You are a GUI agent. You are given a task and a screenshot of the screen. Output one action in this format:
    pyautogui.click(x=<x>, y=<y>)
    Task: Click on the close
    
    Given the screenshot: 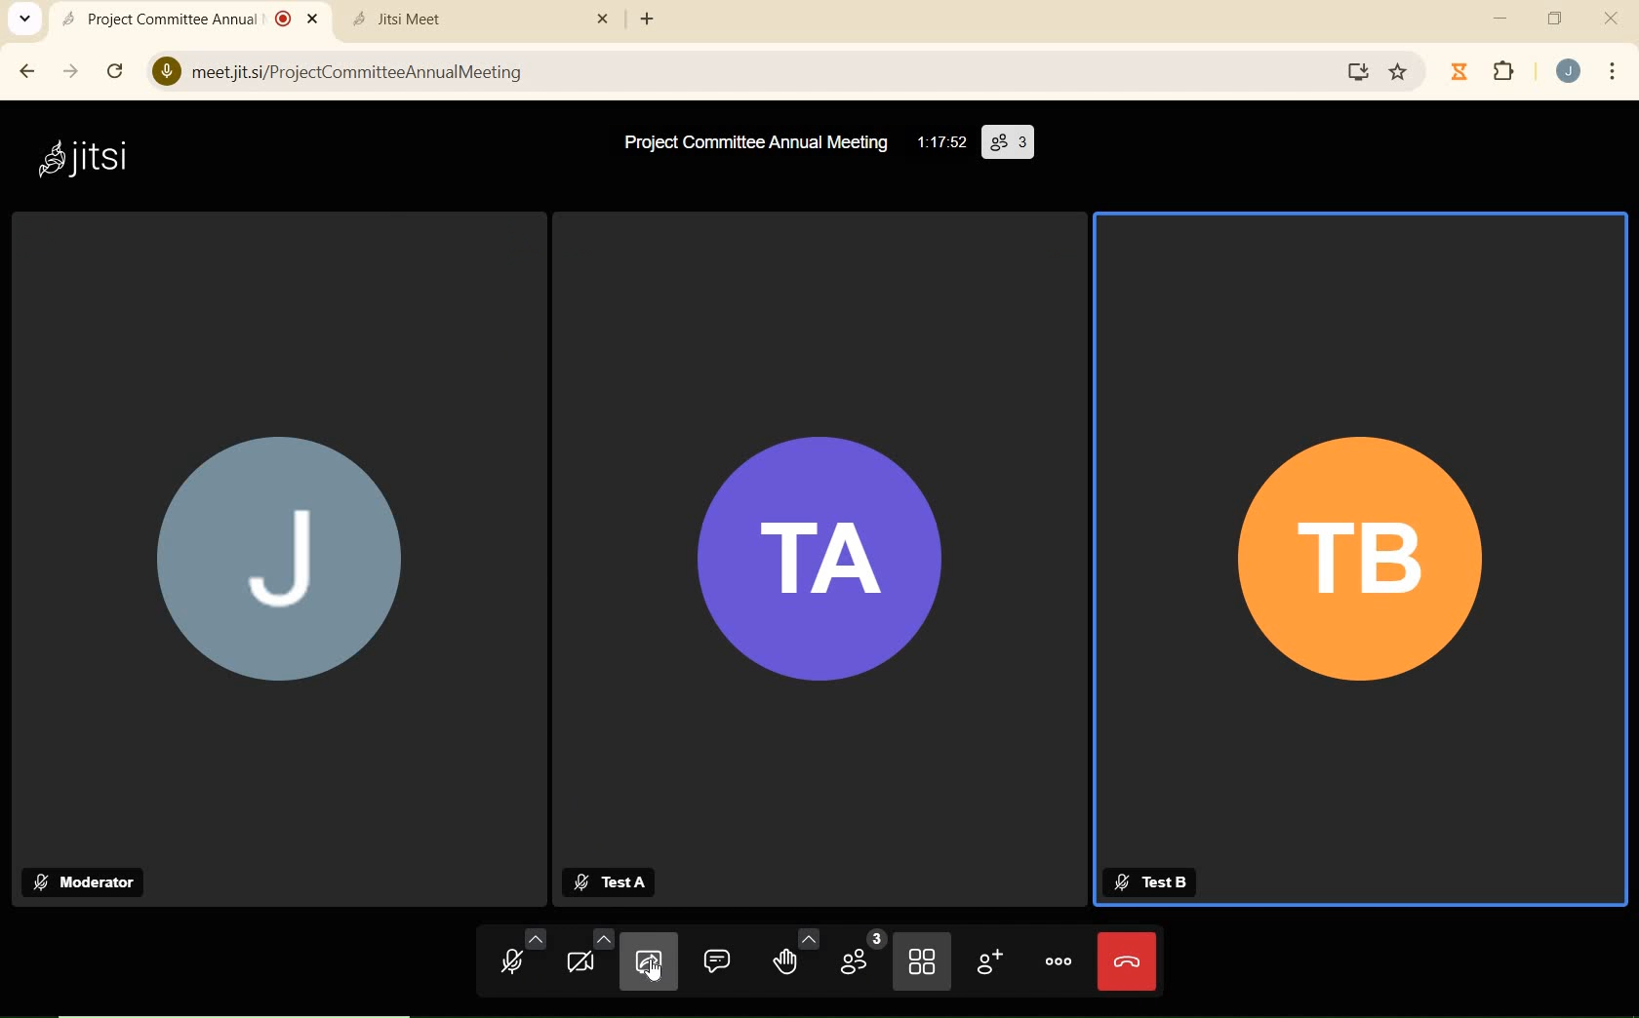 What is the action you would take?
    pyautogui.click(x=1614, y=16)
    